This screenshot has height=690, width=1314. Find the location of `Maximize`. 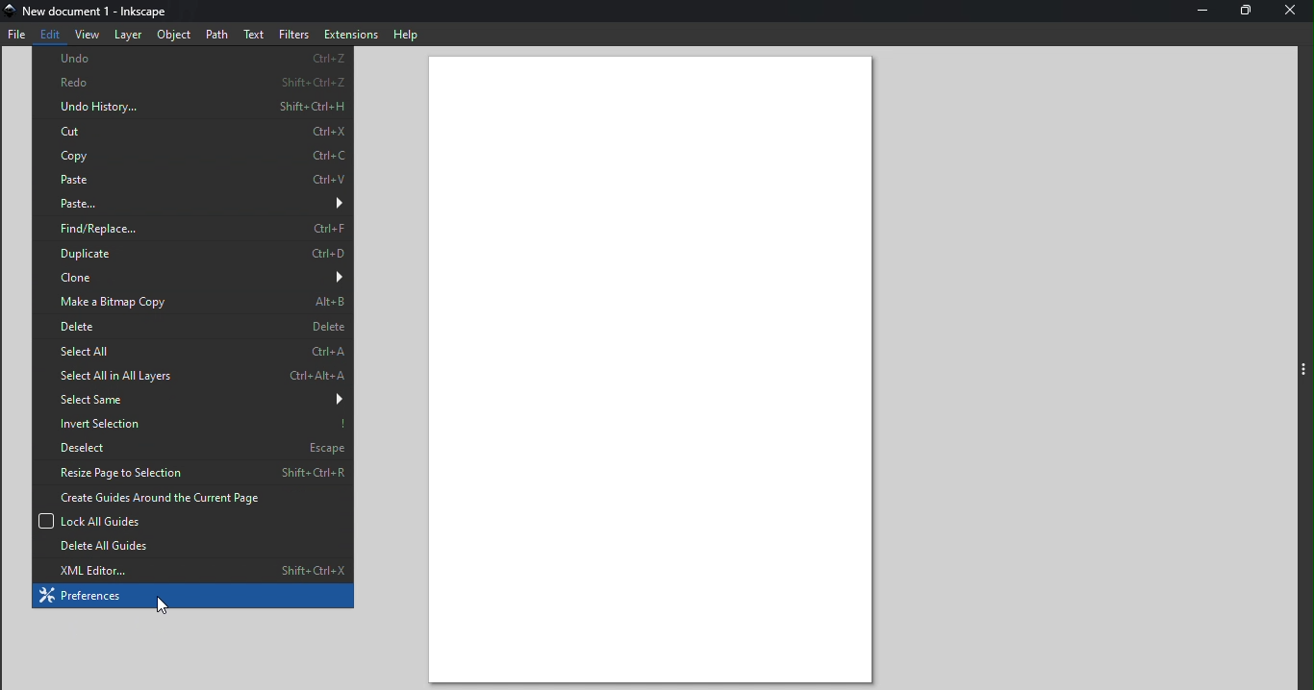

Maximize is located at coordinates (1244, 13).